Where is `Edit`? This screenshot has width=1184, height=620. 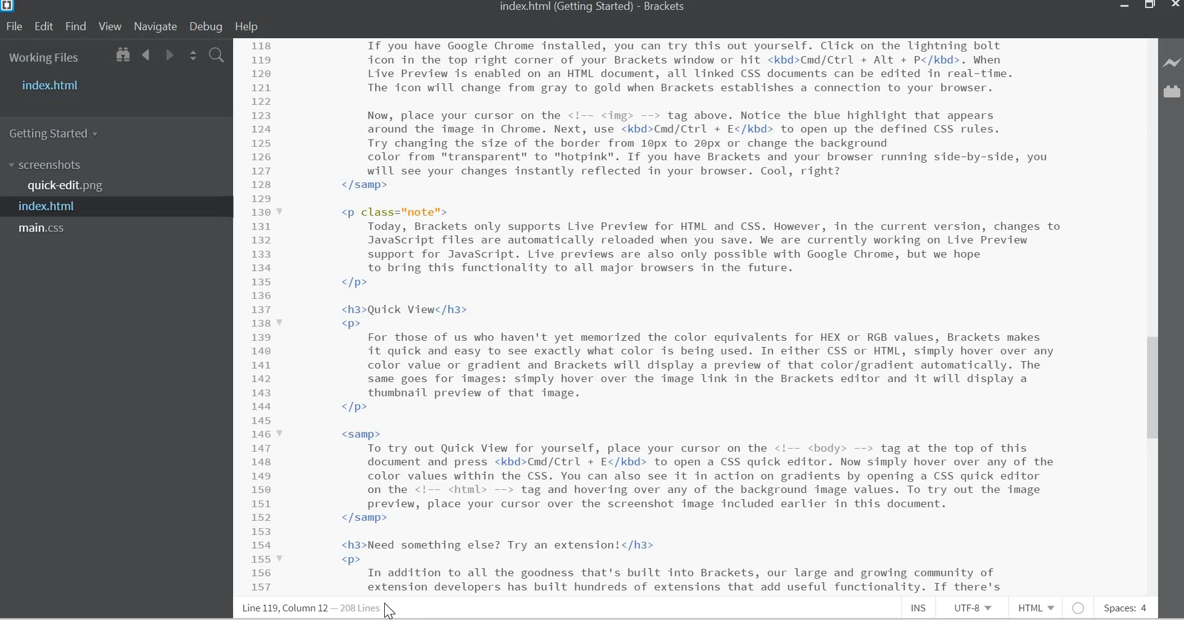
Edit is located at coordinates (43, 27).